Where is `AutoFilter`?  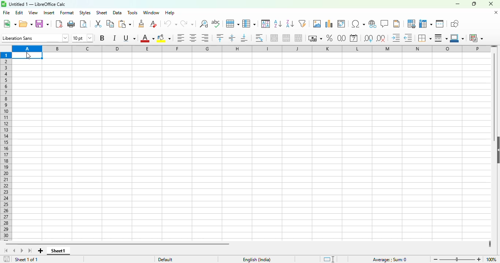 AutoFilter is located at coordinates (302, 23).